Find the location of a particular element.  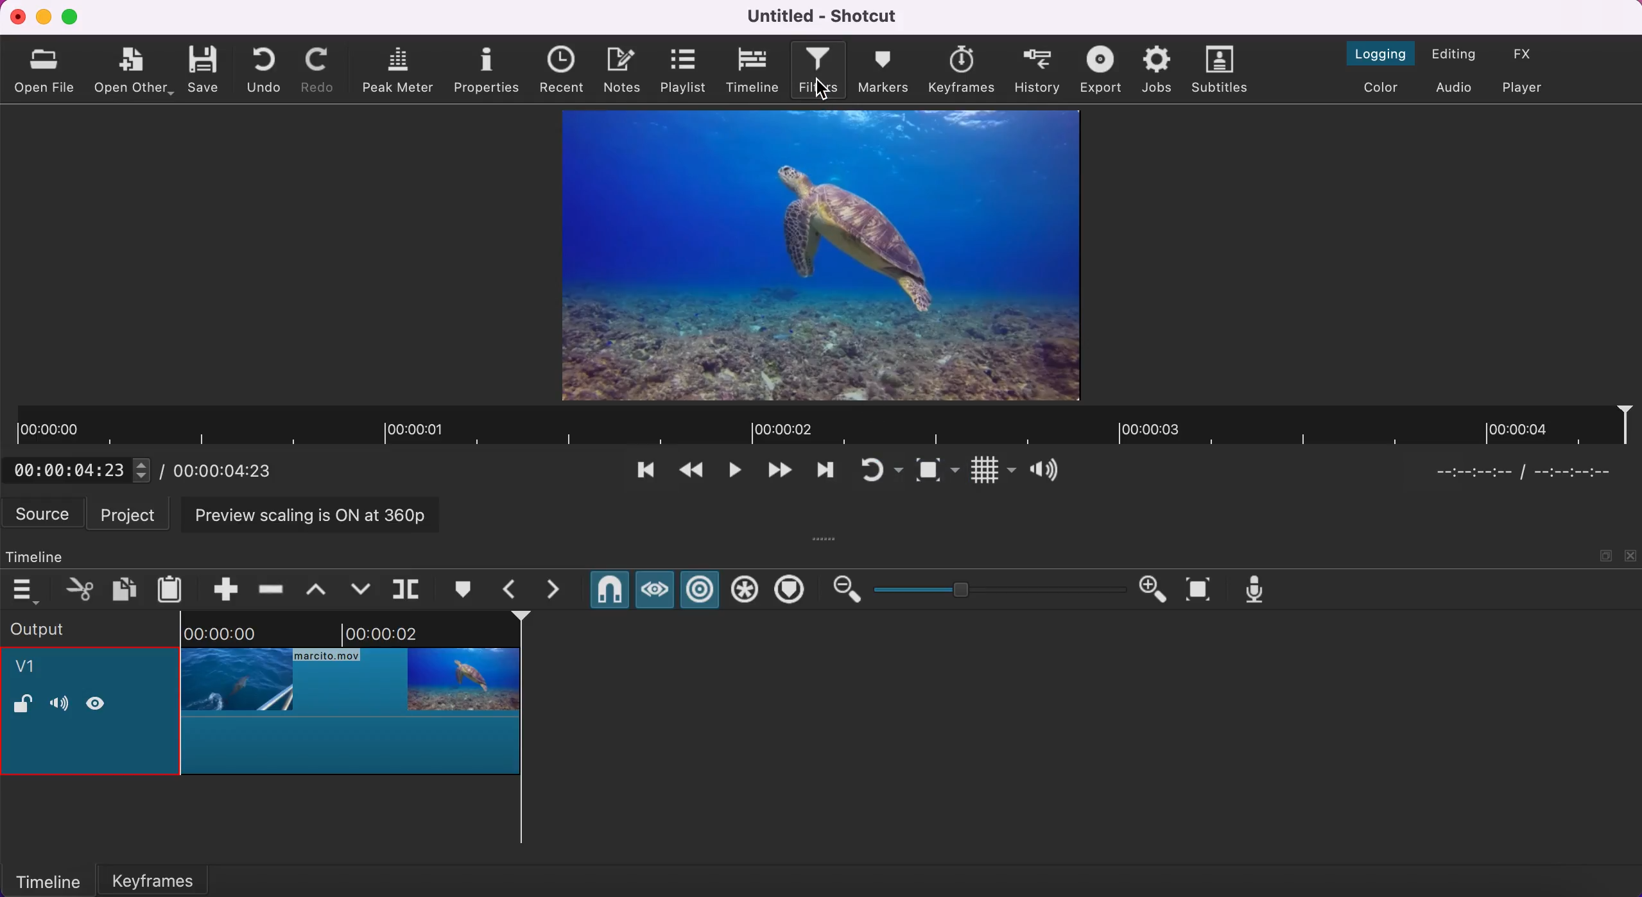

ripple markers is located at coordinates (793, 591).